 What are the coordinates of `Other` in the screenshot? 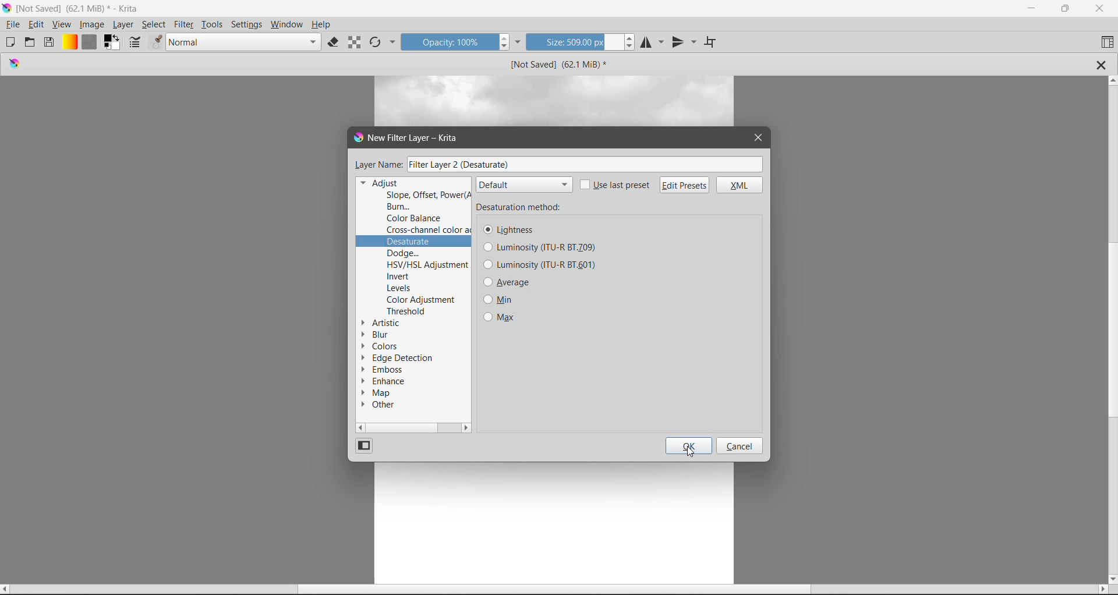 It's located at (381, 405).